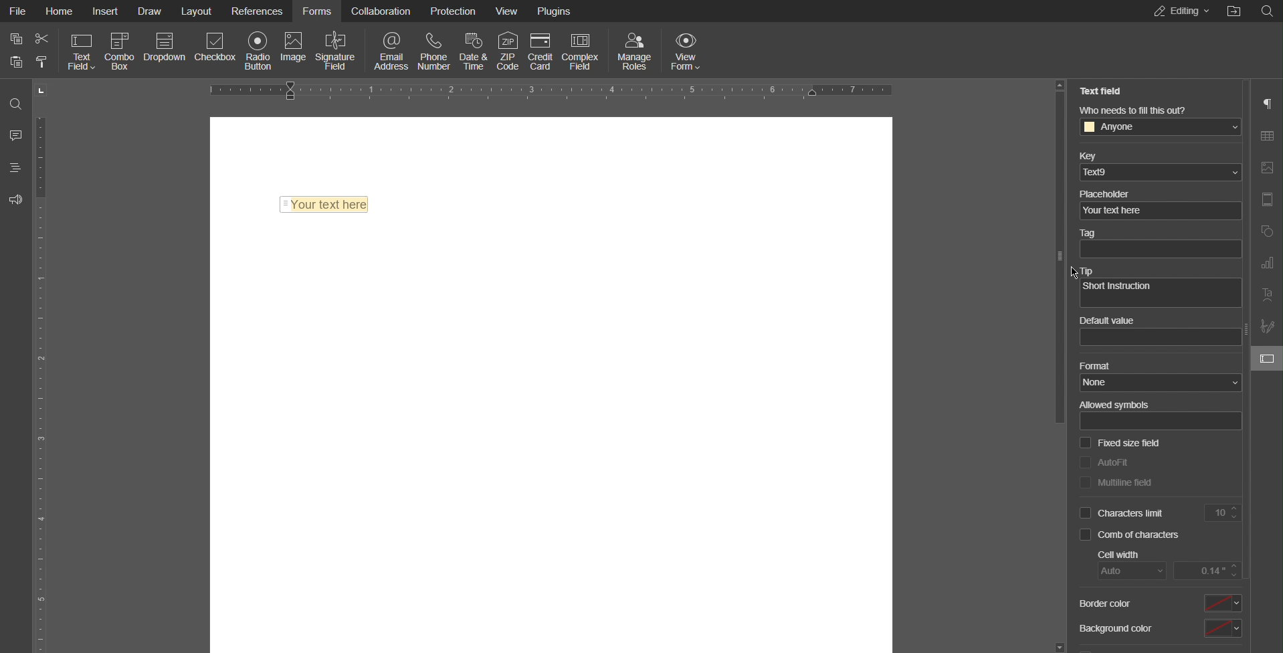 This screenshot has width=1283, height=653. I want to click on Characters Limit, so click(1171, 513).